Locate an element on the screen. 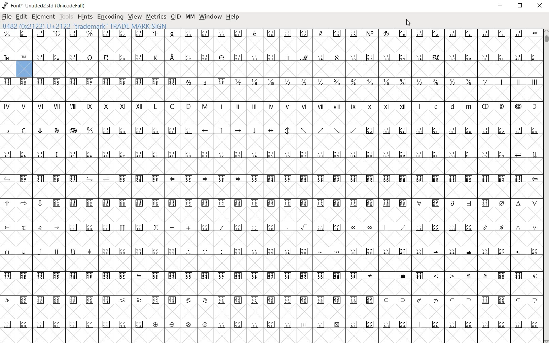 This screenshot has height=343, width=549. special characters is located at coordinates (476, 113).